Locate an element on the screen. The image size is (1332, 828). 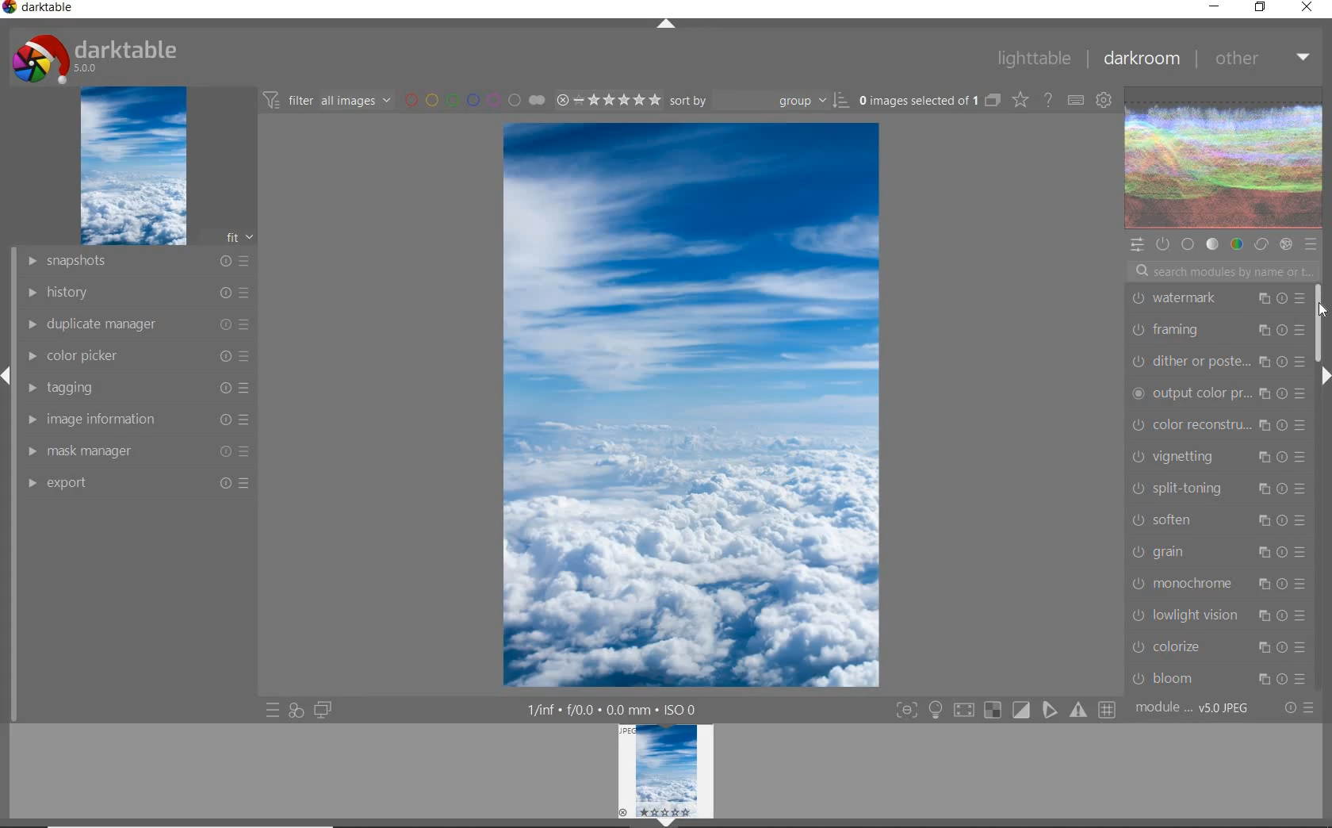
LIGHTTABLE is located at coordinates (1032, 57).